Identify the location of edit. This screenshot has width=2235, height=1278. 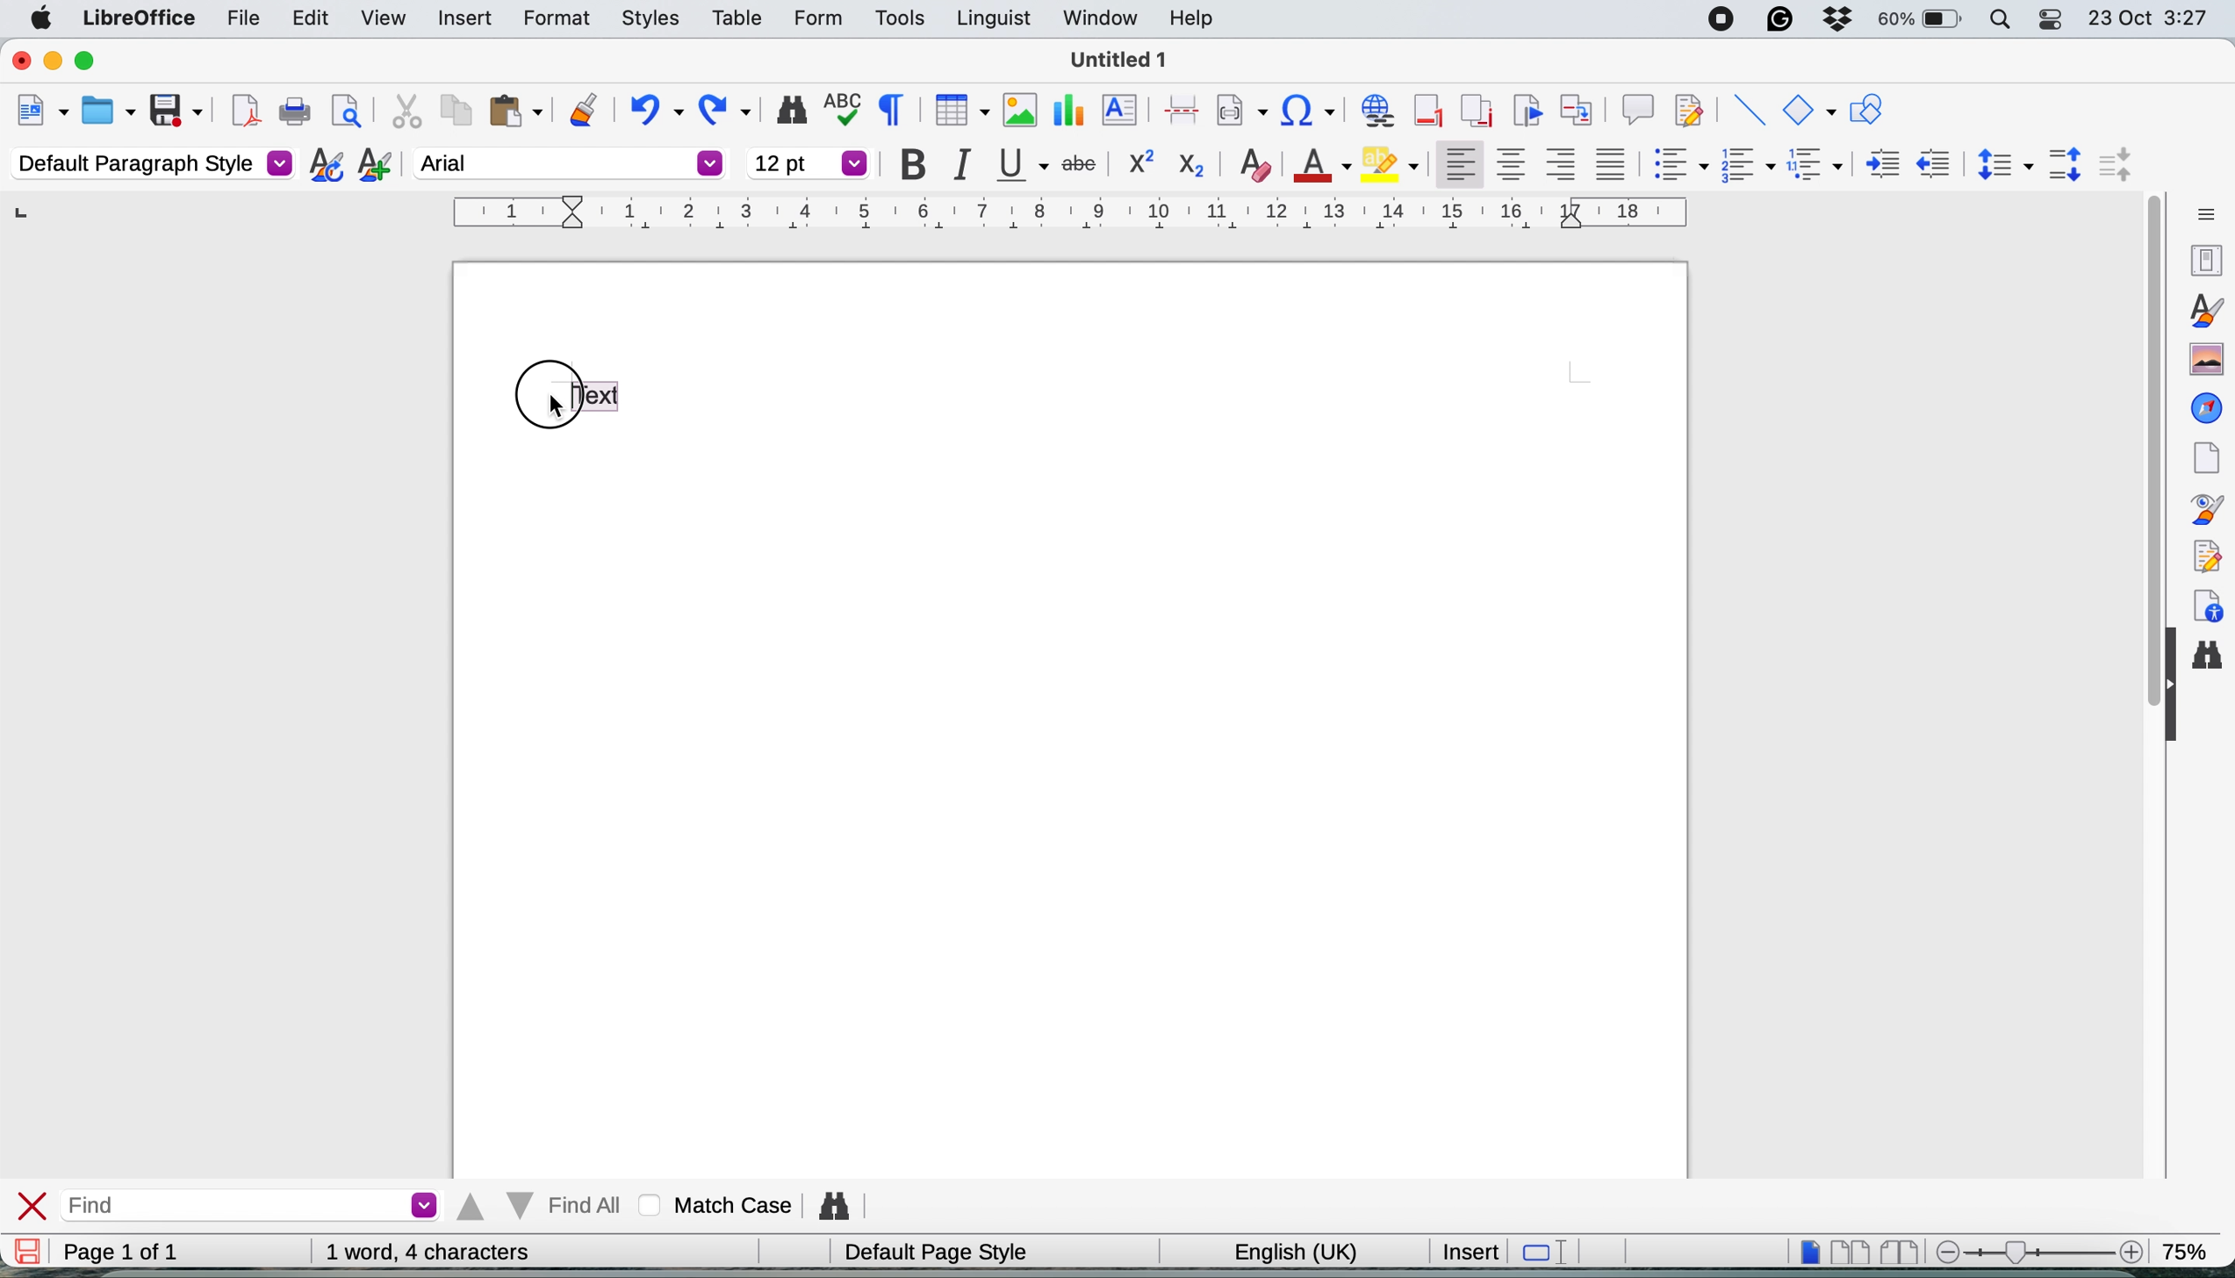
(311, 18).